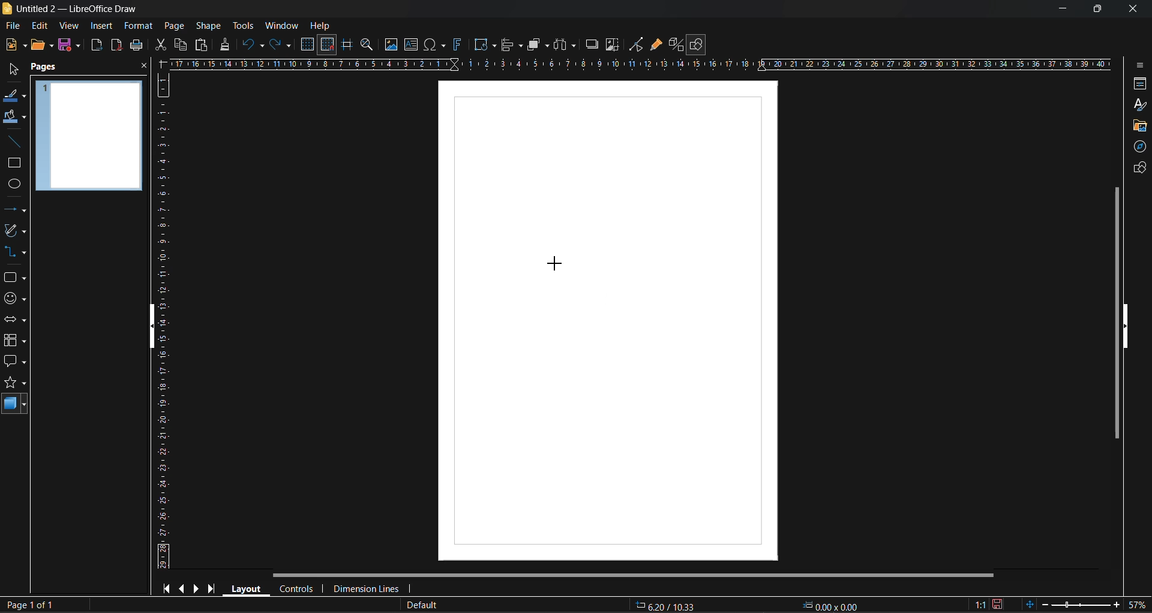 This screenshot has height=613, width=1152. I want to click on crop image, so click(613, 46).